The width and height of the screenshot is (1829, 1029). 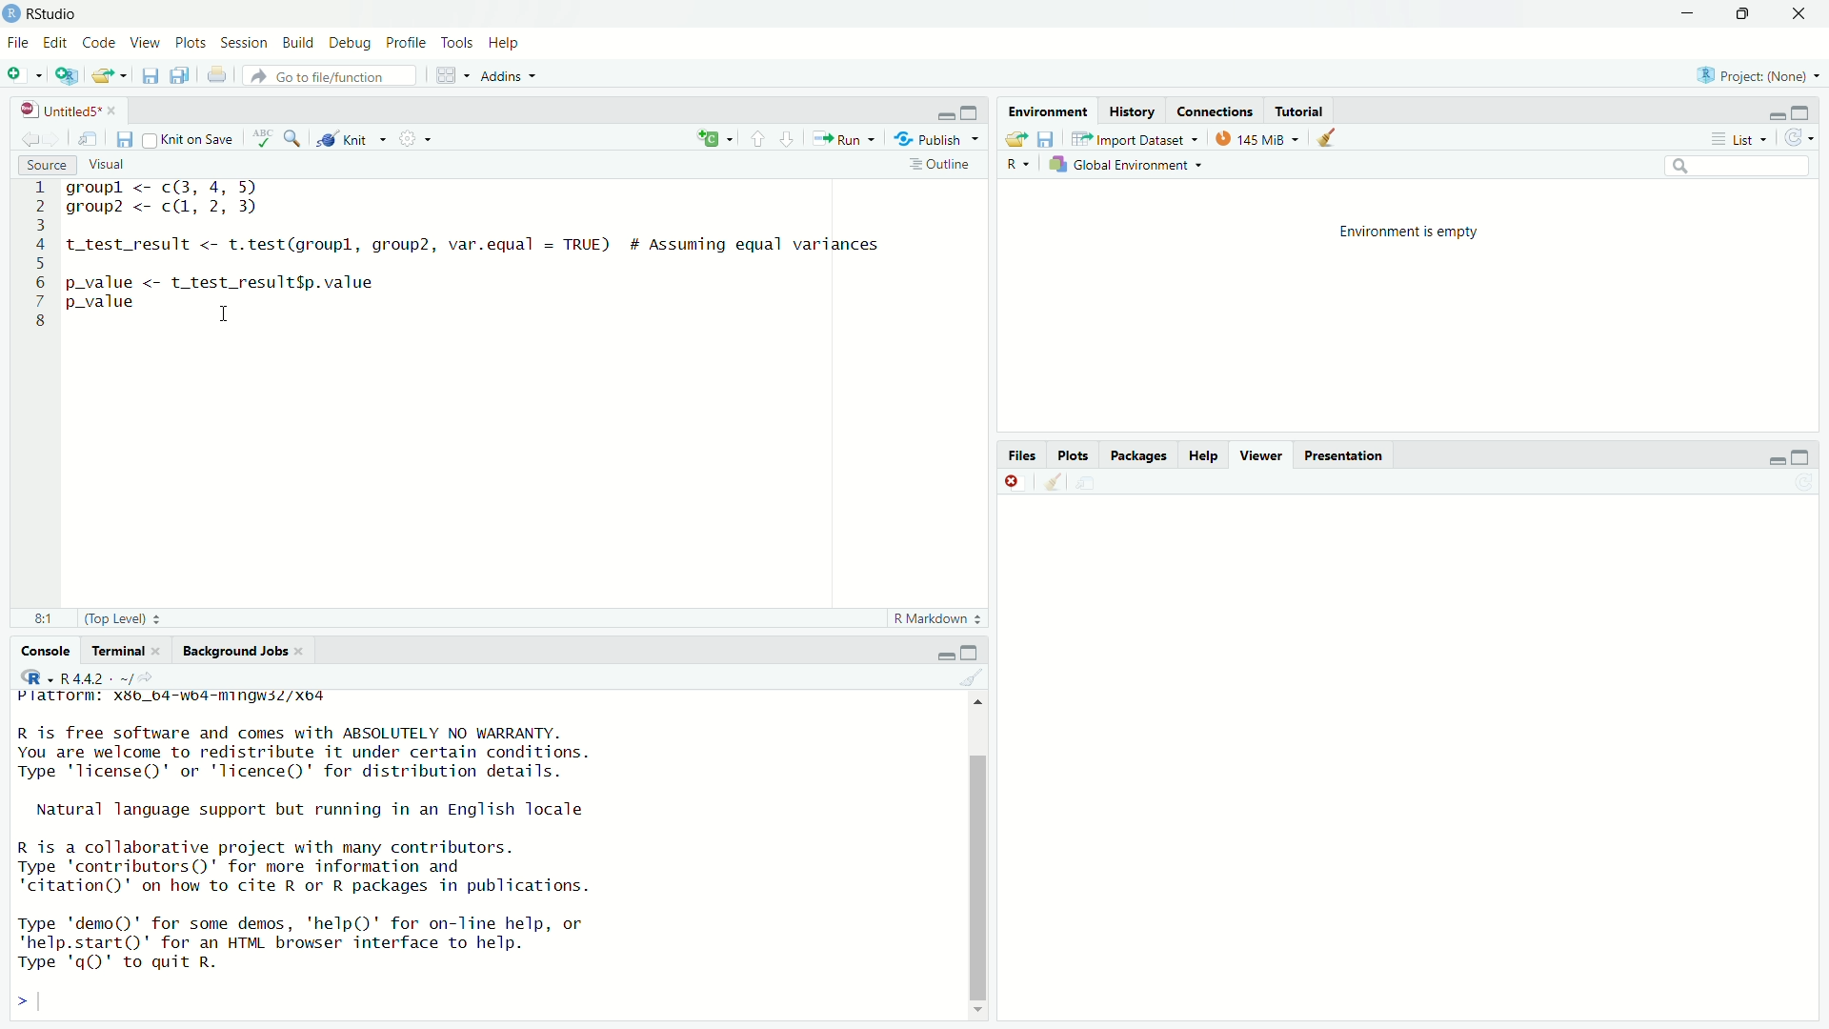 I want to click on FIST. Sv wey Wimpey avs

R is free software and comes with ABSOLUTELY NO WARRANTY.

You are welcome to redistribute it under certain conditions.

Type 'license()' or 'licence()' for distribution details.
Natural language support but running in an English locale

R is a collaborative project with many contributors.

Type 'contributors()' for more information and

'citation()' on how to cite R or R packages in publications.

Type 'demo()' for some demos, 'help()' for on-Tine help, or

"help.start()' for an HTML browser interface to help.

Type 'qQ)' to quit R., so click(x=302, y=837).